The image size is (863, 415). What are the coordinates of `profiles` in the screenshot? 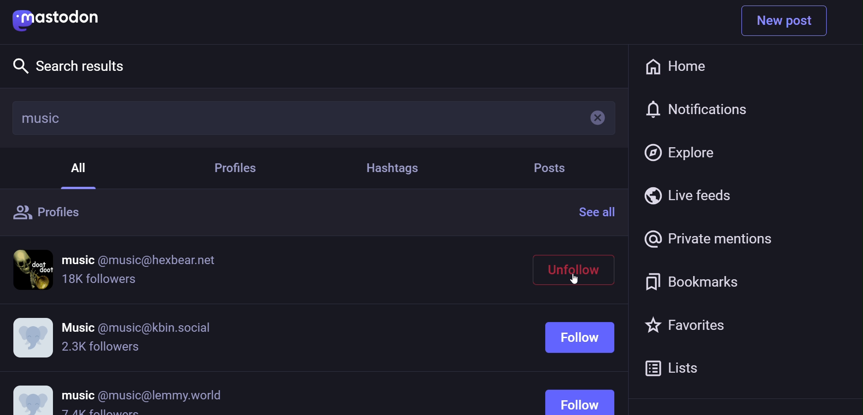 It's located at (50, 214).